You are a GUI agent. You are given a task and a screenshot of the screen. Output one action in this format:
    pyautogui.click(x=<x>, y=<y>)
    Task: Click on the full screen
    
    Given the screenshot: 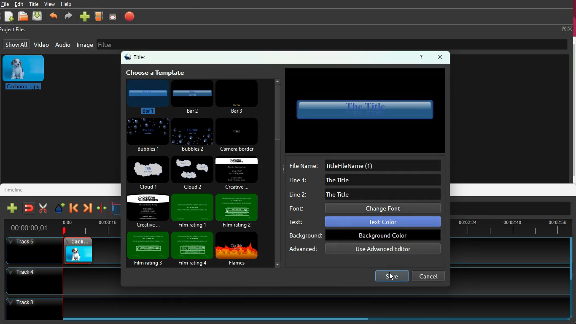 What is the action you would take?
    pyautogui.click(x=567, y=29)
    